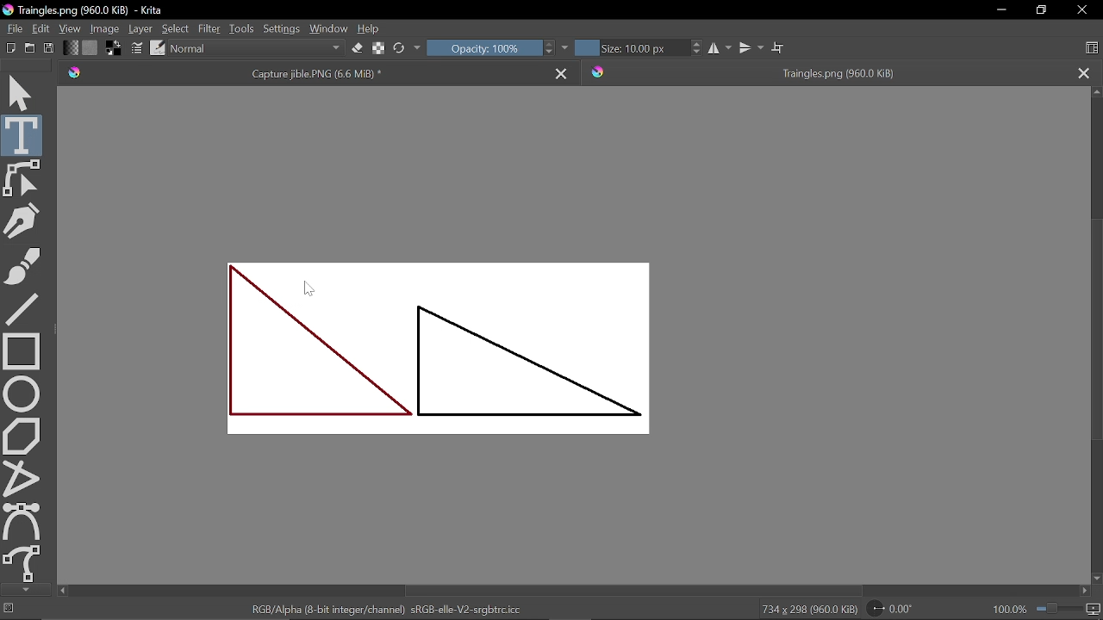  What do you see at coordinates (23, 521) in the screenshot?
I see `Bezier curve tool` at bounding box center [23, 521].